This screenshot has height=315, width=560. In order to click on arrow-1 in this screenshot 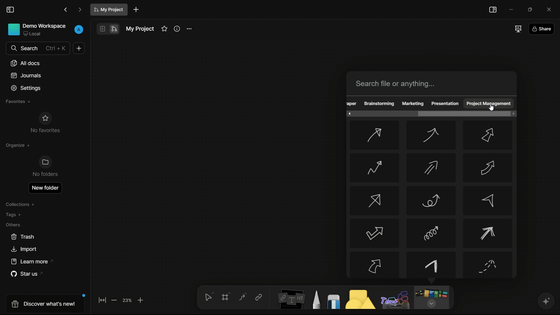, I will do `click(374, 135)`.